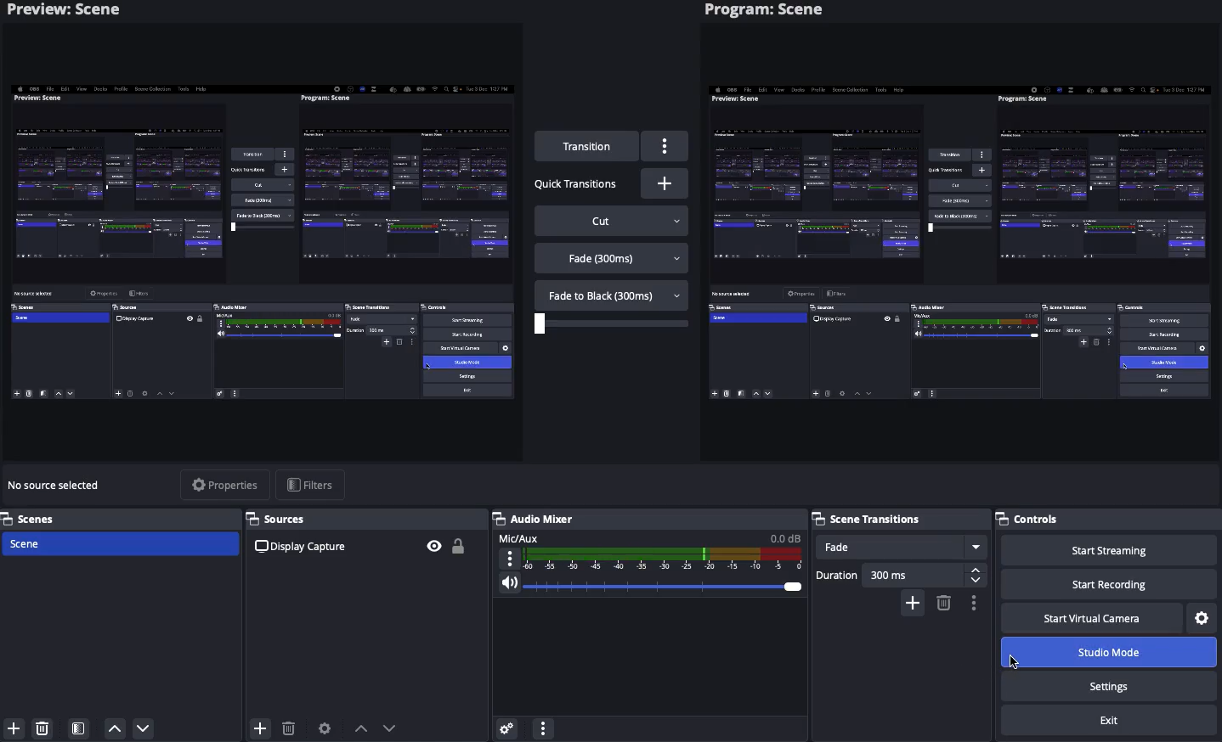  I want to click on Move down, so click(393, 728).